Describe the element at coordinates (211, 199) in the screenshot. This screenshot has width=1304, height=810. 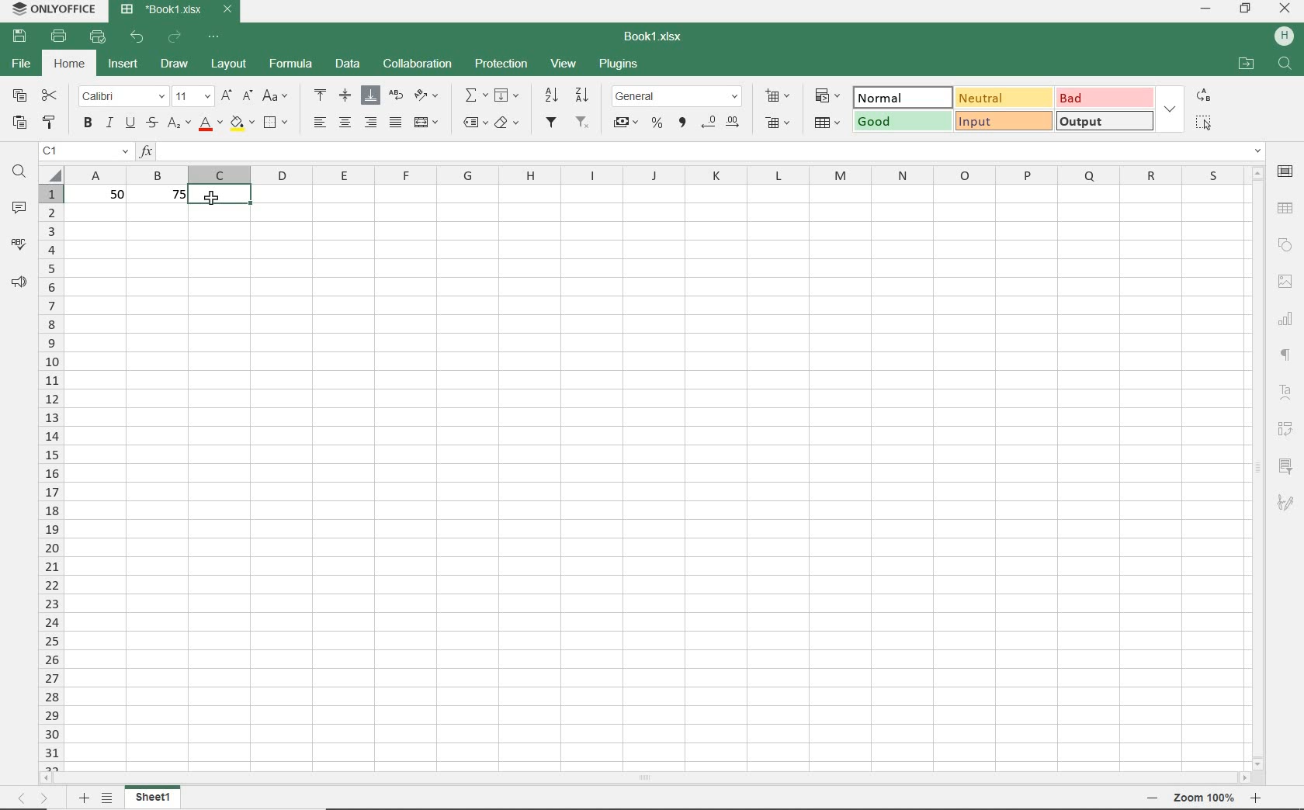
I see `cursor` at that location.